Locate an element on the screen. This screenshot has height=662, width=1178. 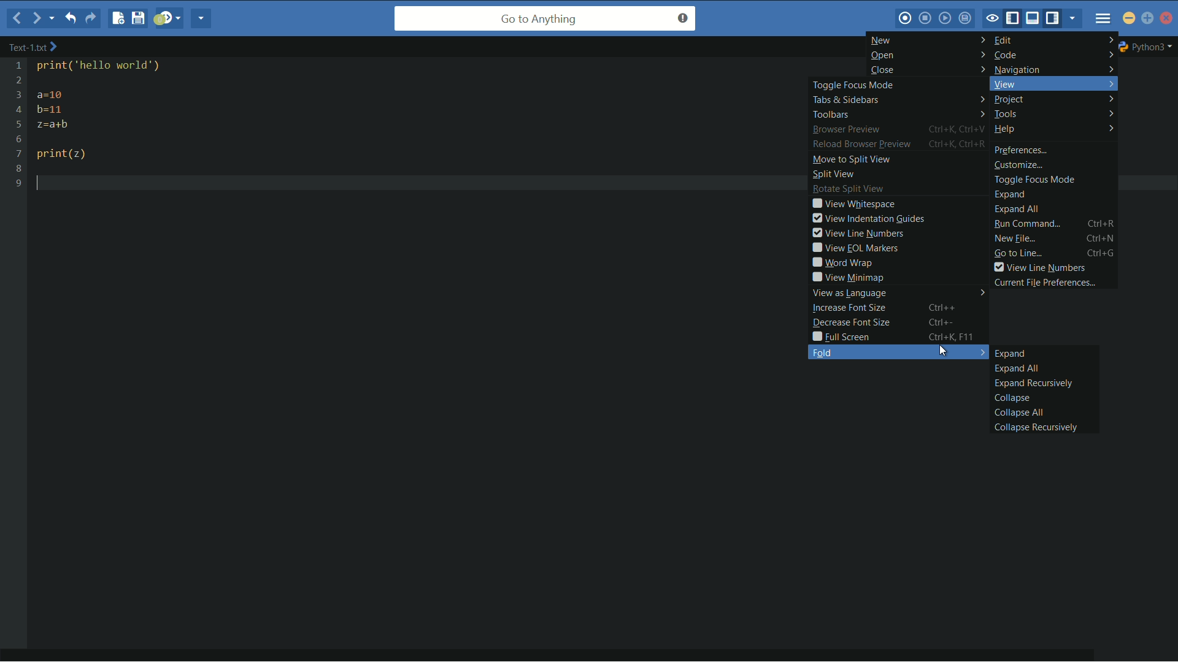
recent locations is located at coordinates (53, 19).